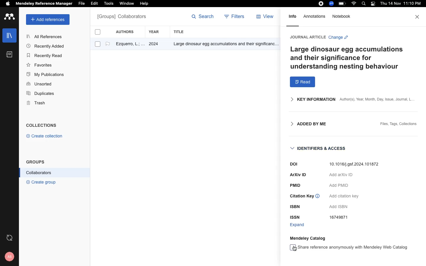 Image resolution: width=426 pixels, height=266 pixels. What do you see at coordinates (418, 17) in the screenshot?
I see `close` at bounding box center [418, 17].